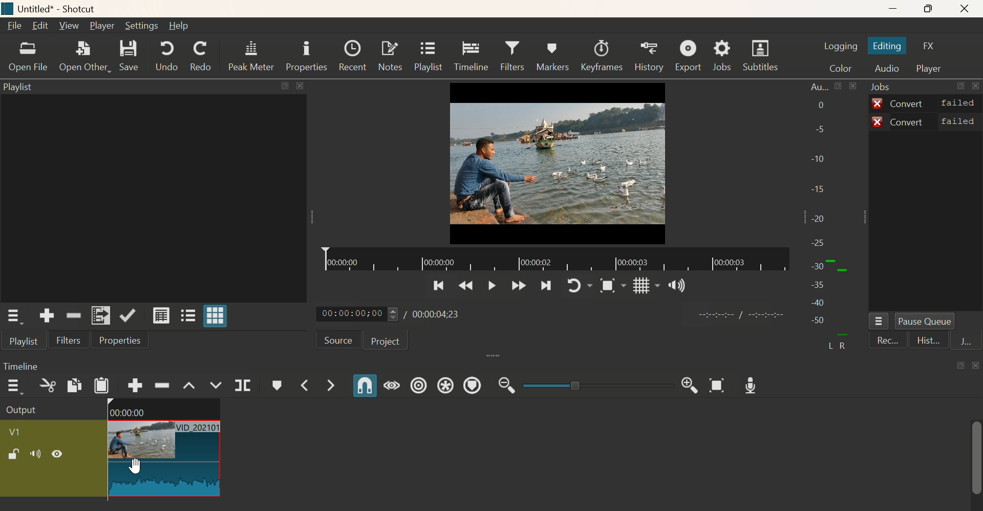  Describe the element at coordinates (201, 56) in the screenshot. I see `Redo` at that location.